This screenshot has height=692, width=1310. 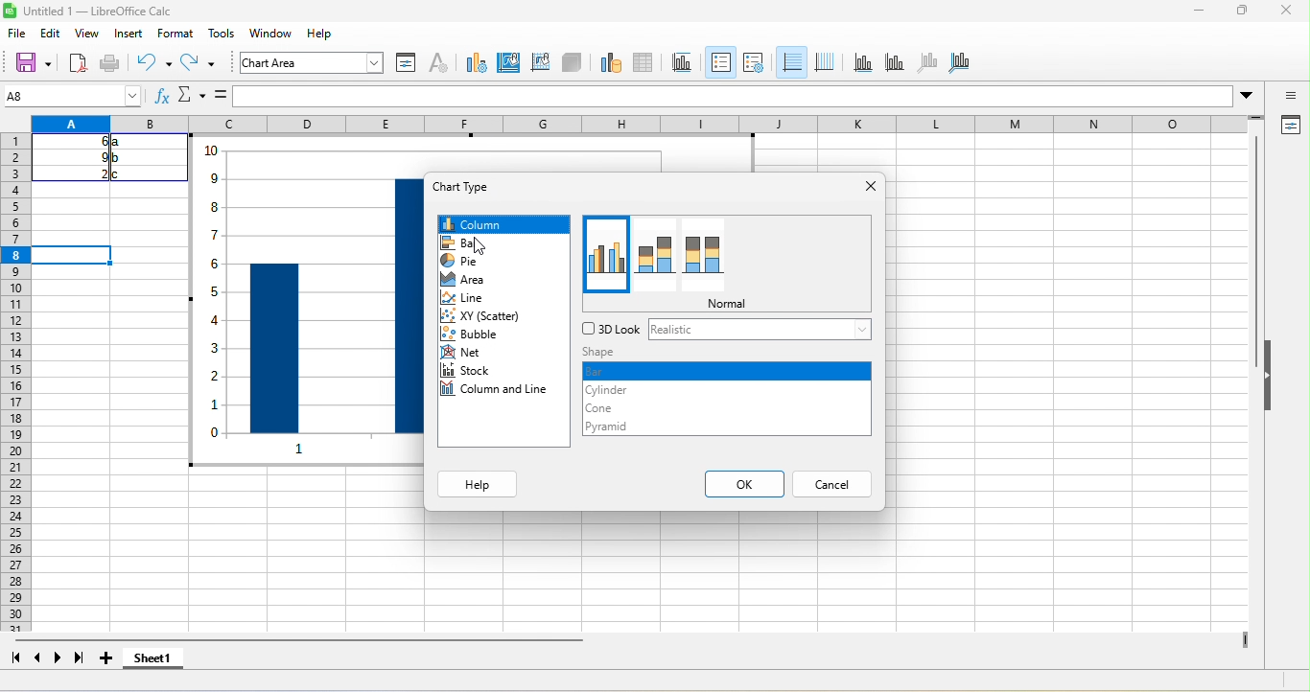 What do you see at coordinates (1232, 13) in the screenshot?
I see `maximize` at bounding box center [1232, 13].